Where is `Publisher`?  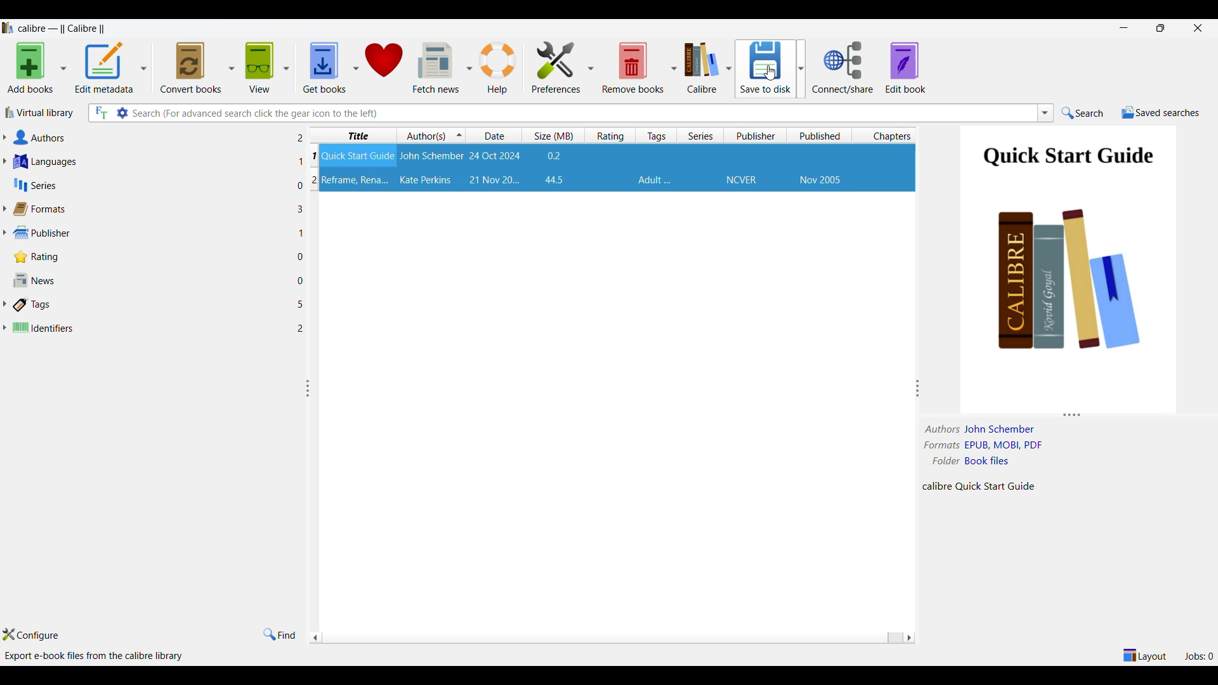 Publisher is located at coordinates (146, 232).